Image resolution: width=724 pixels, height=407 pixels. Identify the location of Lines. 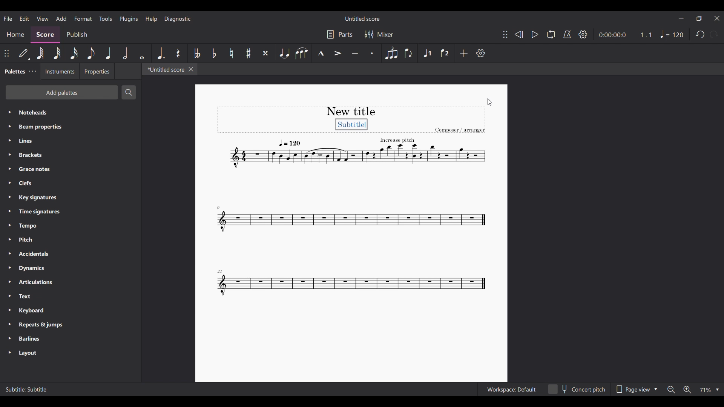
(71, 141).